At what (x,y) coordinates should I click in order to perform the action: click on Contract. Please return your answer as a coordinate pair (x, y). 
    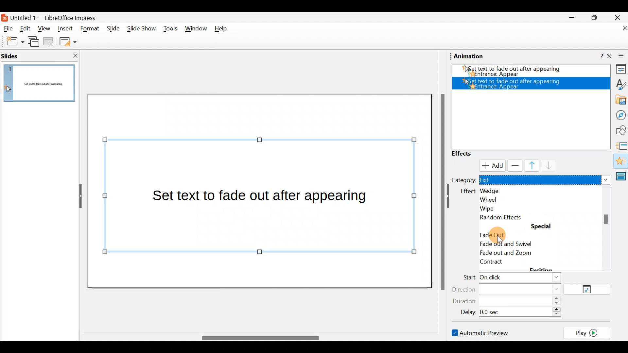
    Looking at the image, I should click on (506, 264).